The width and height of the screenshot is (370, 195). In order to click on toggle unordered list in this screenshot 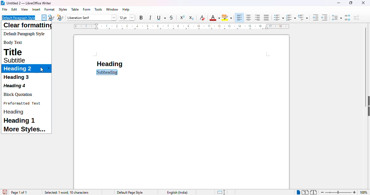, I will do `click(279, 18)`.